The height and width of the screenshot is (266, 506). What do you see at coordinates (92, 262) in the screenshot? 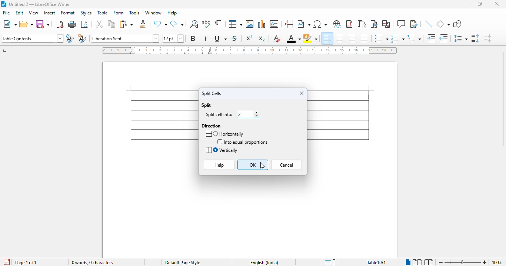
I see `0 words, 0 characters` at bounding box center [92, 262].